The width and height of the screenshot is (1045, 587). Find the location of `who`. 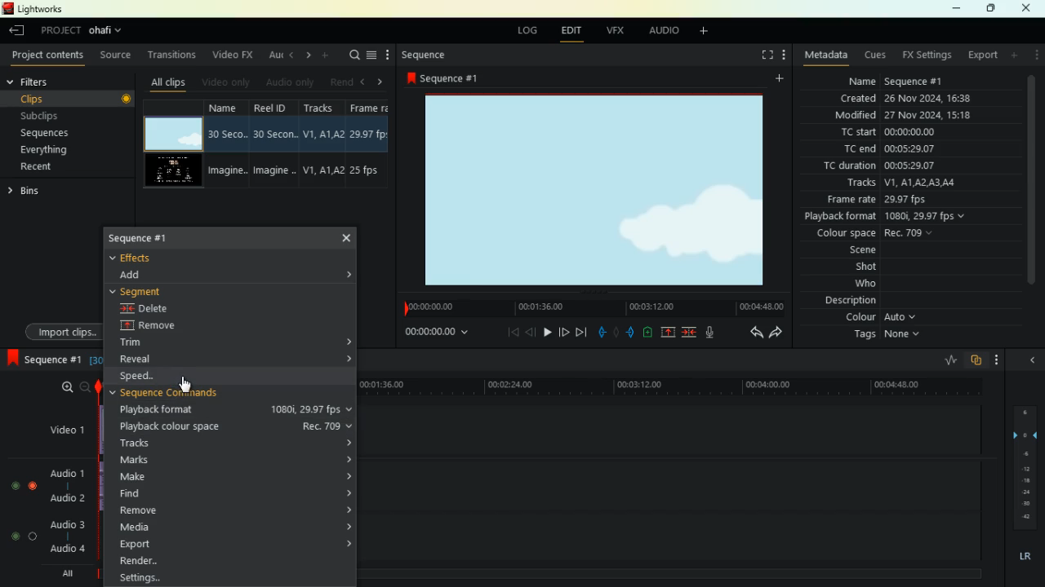

who is located at coordinates (856, 285).